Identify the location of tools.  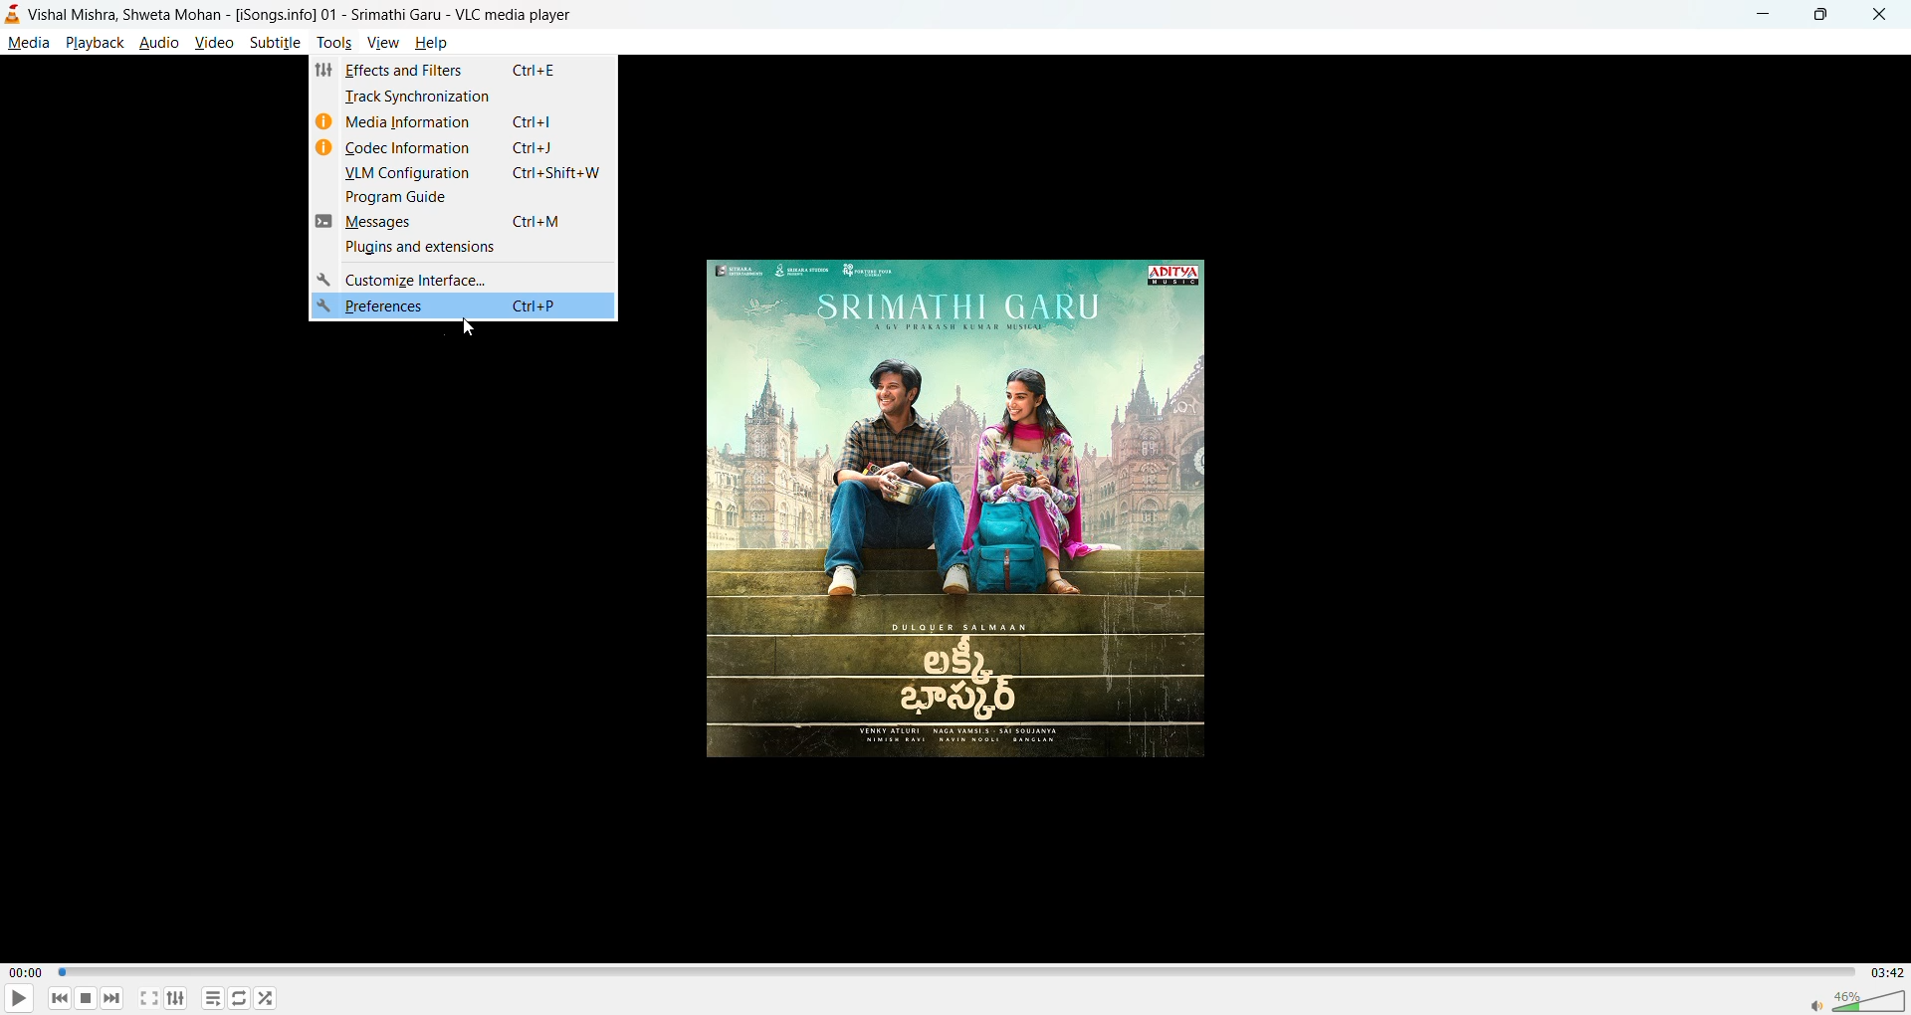
(332, 43).